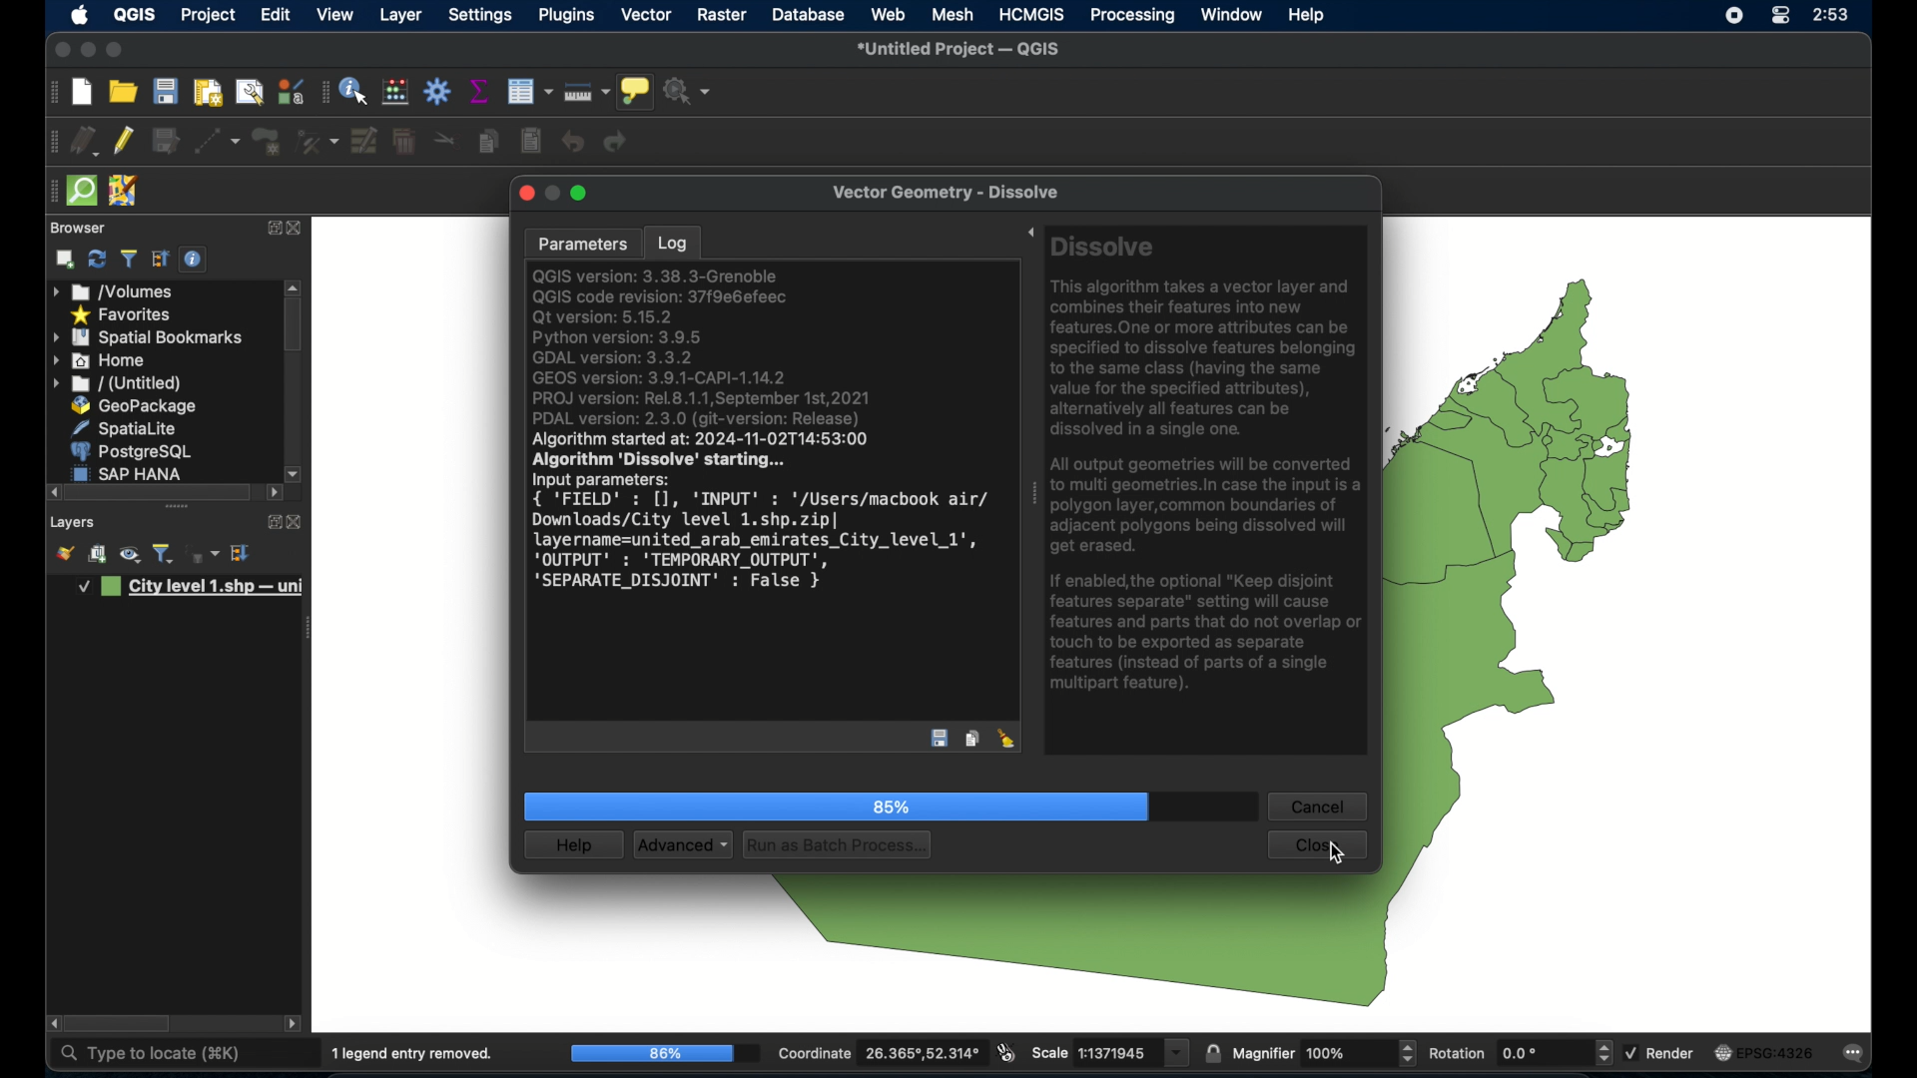  What do you see at coordinates (267, 140) in the screenshot?
I see `add polygon feature` at bounding box center [267, 140].